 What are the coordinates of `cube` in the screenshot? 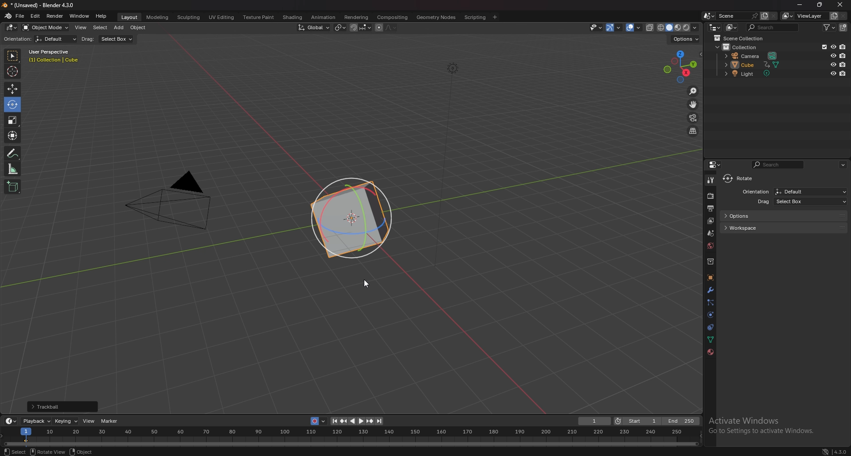 It's located at (351, 219).